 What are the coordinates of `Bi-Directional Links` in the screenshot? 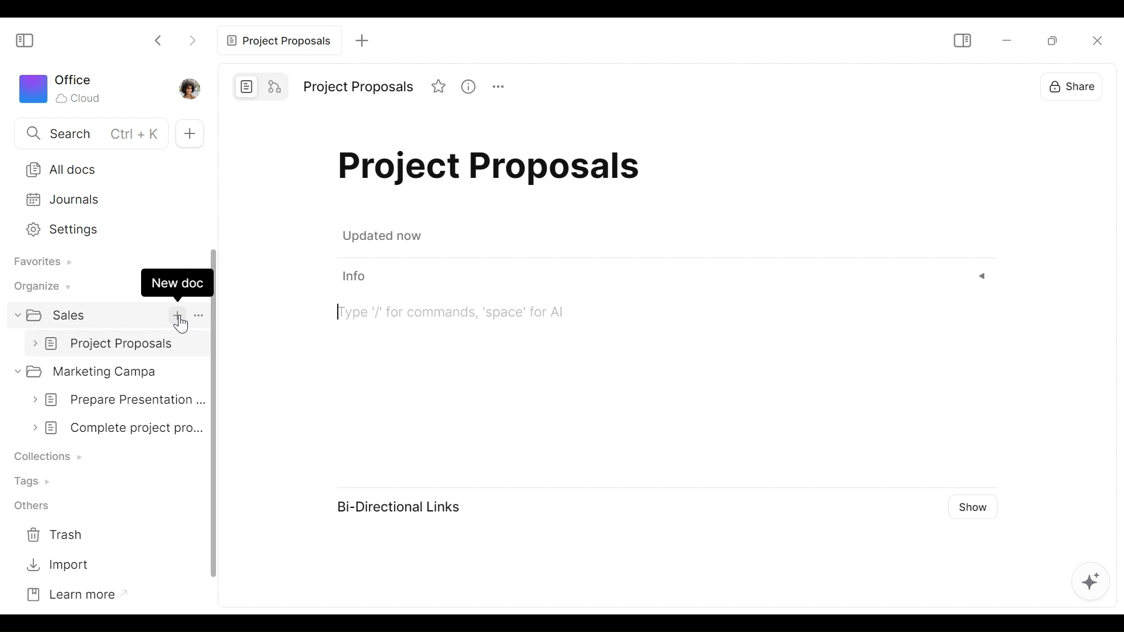 It's located at (402, 509).